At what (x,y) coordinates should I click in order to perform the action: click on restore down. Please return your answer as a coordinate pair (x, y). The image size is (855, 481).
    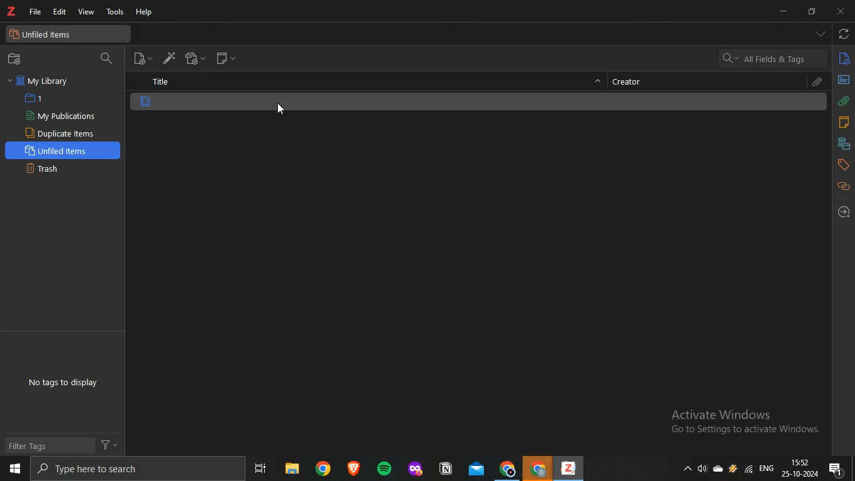
    Looking at the image, I should click on (812, 13).